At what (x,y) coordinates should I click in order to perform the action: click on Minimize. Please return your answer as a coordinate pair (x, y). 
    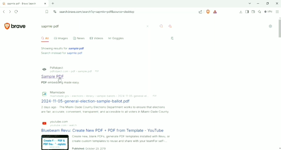
    Looking at the image, I should click on (259, 3).